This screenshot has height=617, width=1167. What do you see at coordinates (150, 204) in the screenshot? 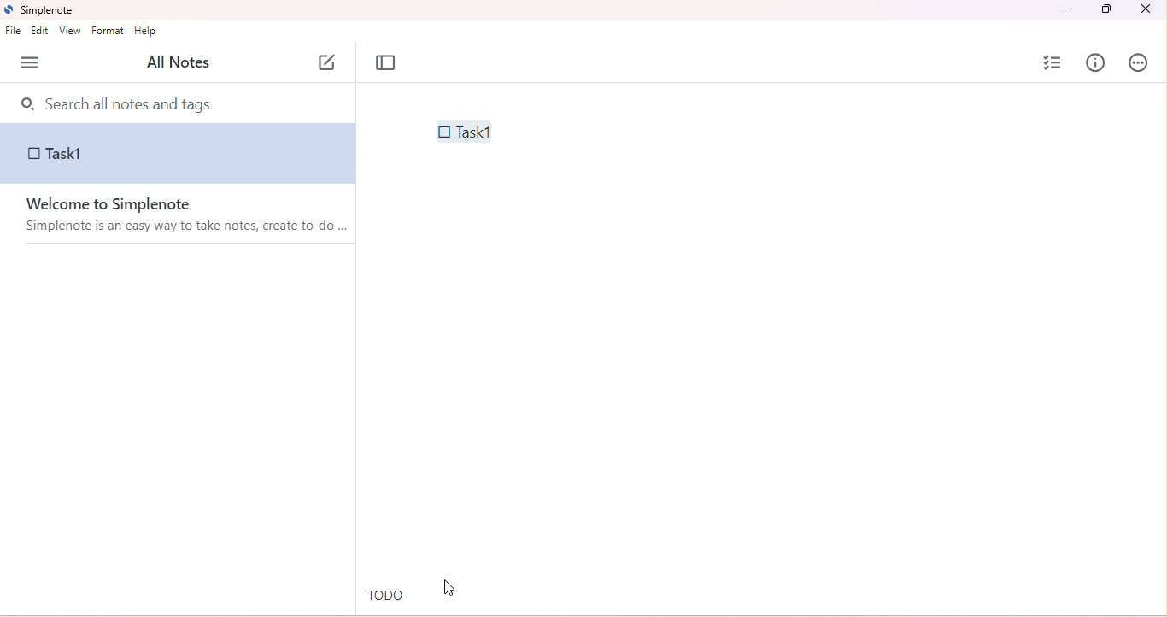
I see `welcome to simplenote` at bounding box center [150, 204].